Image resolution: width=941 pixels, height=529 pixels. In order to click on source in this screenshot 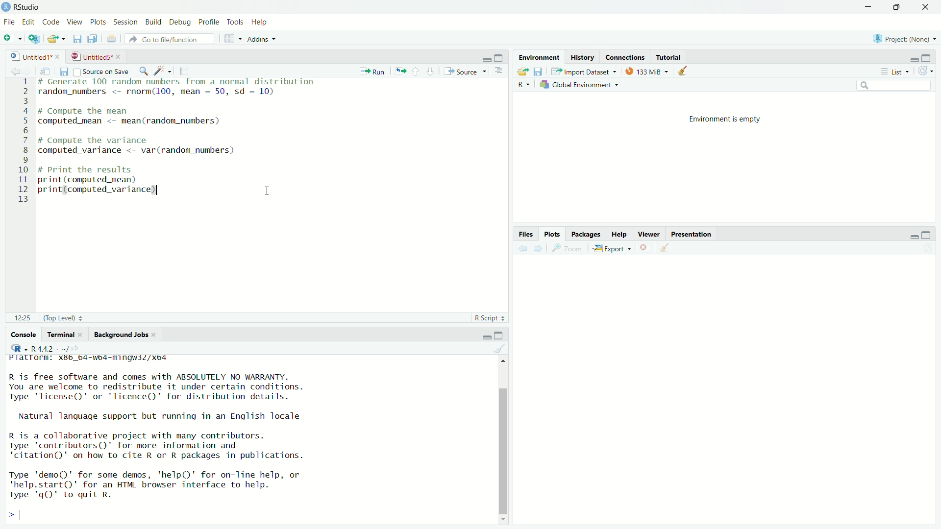, I will do `click(467, 71)`.